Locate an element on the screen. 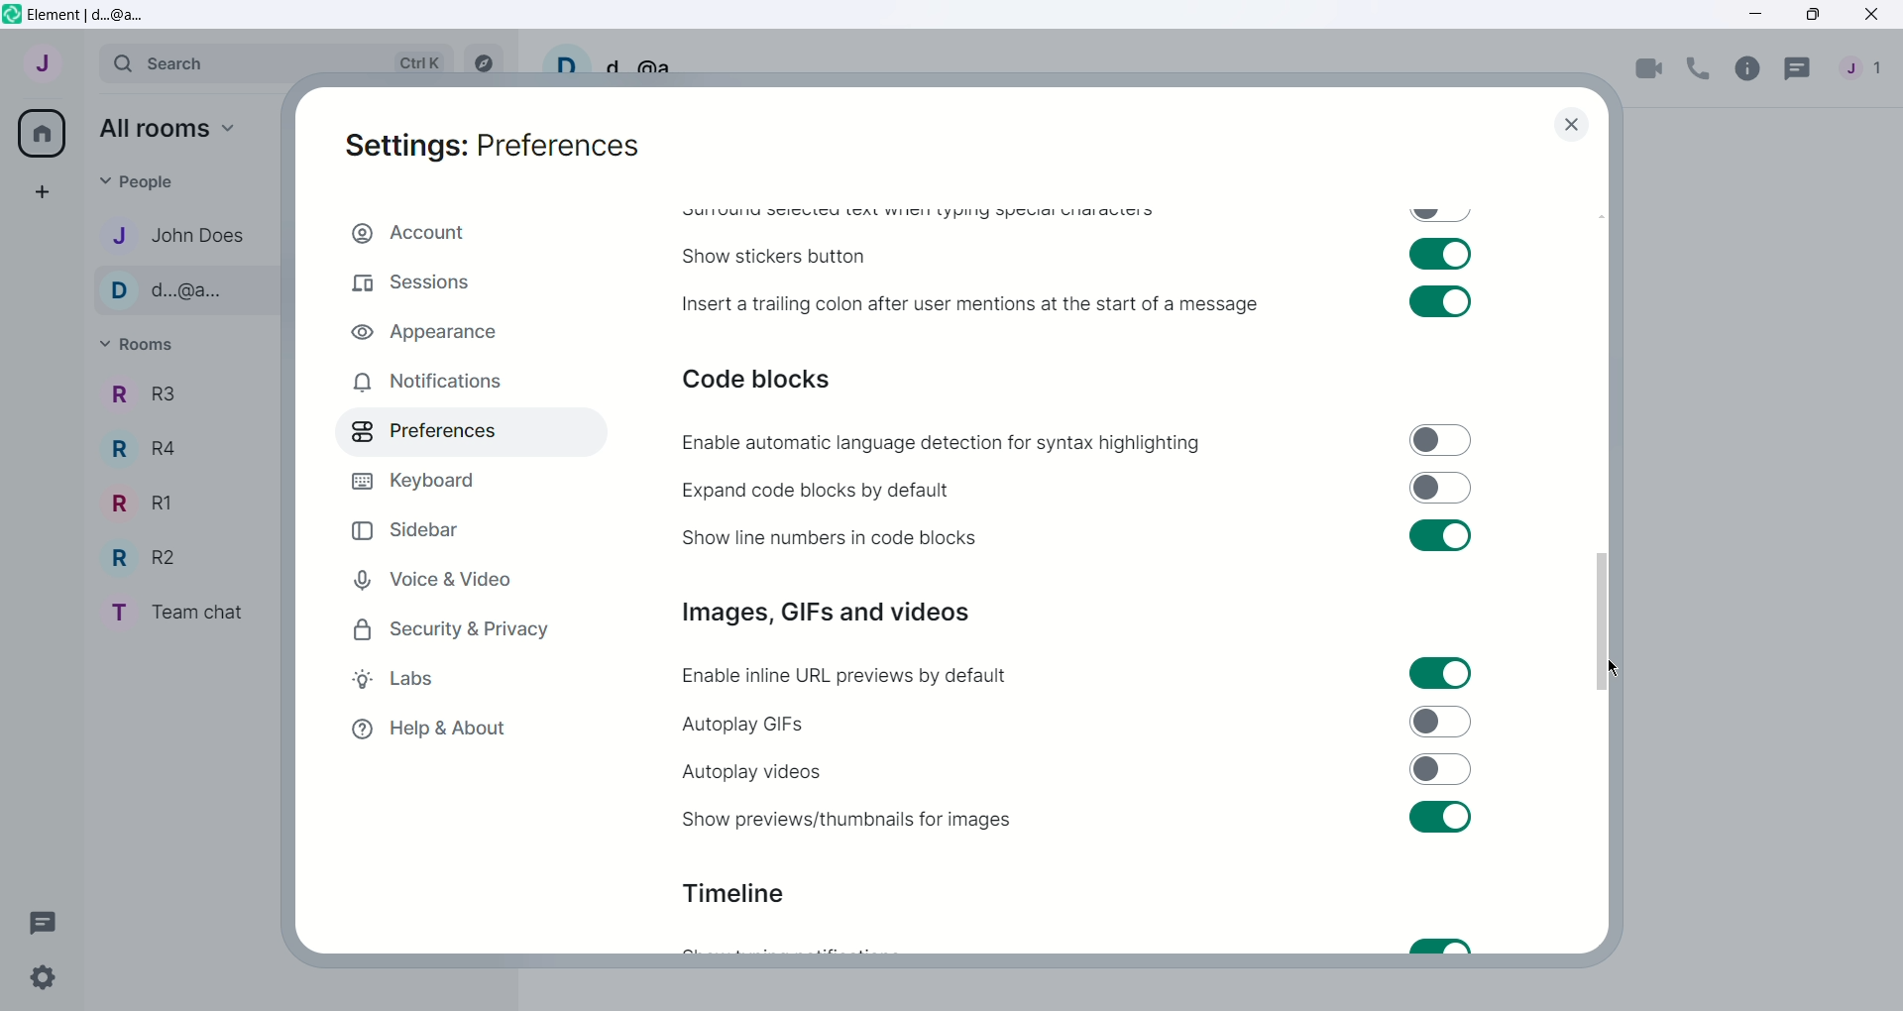  Notifications is located at coordinates (454, 382).